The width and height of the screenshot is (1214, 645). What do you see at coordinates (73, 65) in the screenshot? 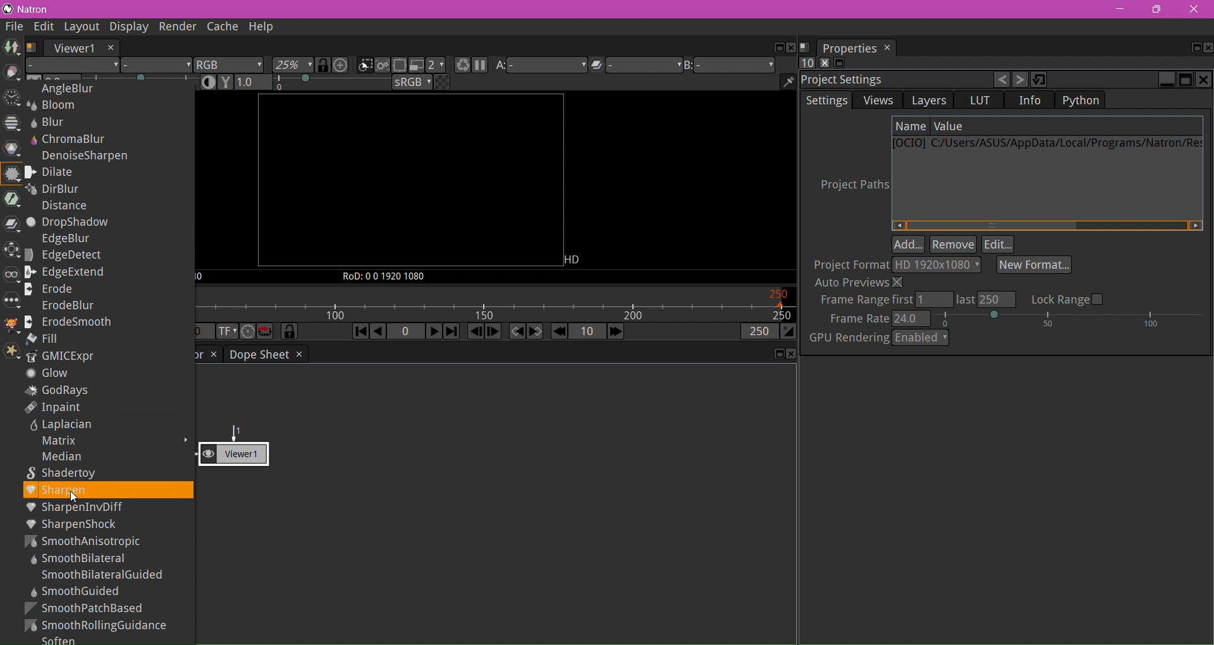
I see `Layer` at bounding box center [73, 65].